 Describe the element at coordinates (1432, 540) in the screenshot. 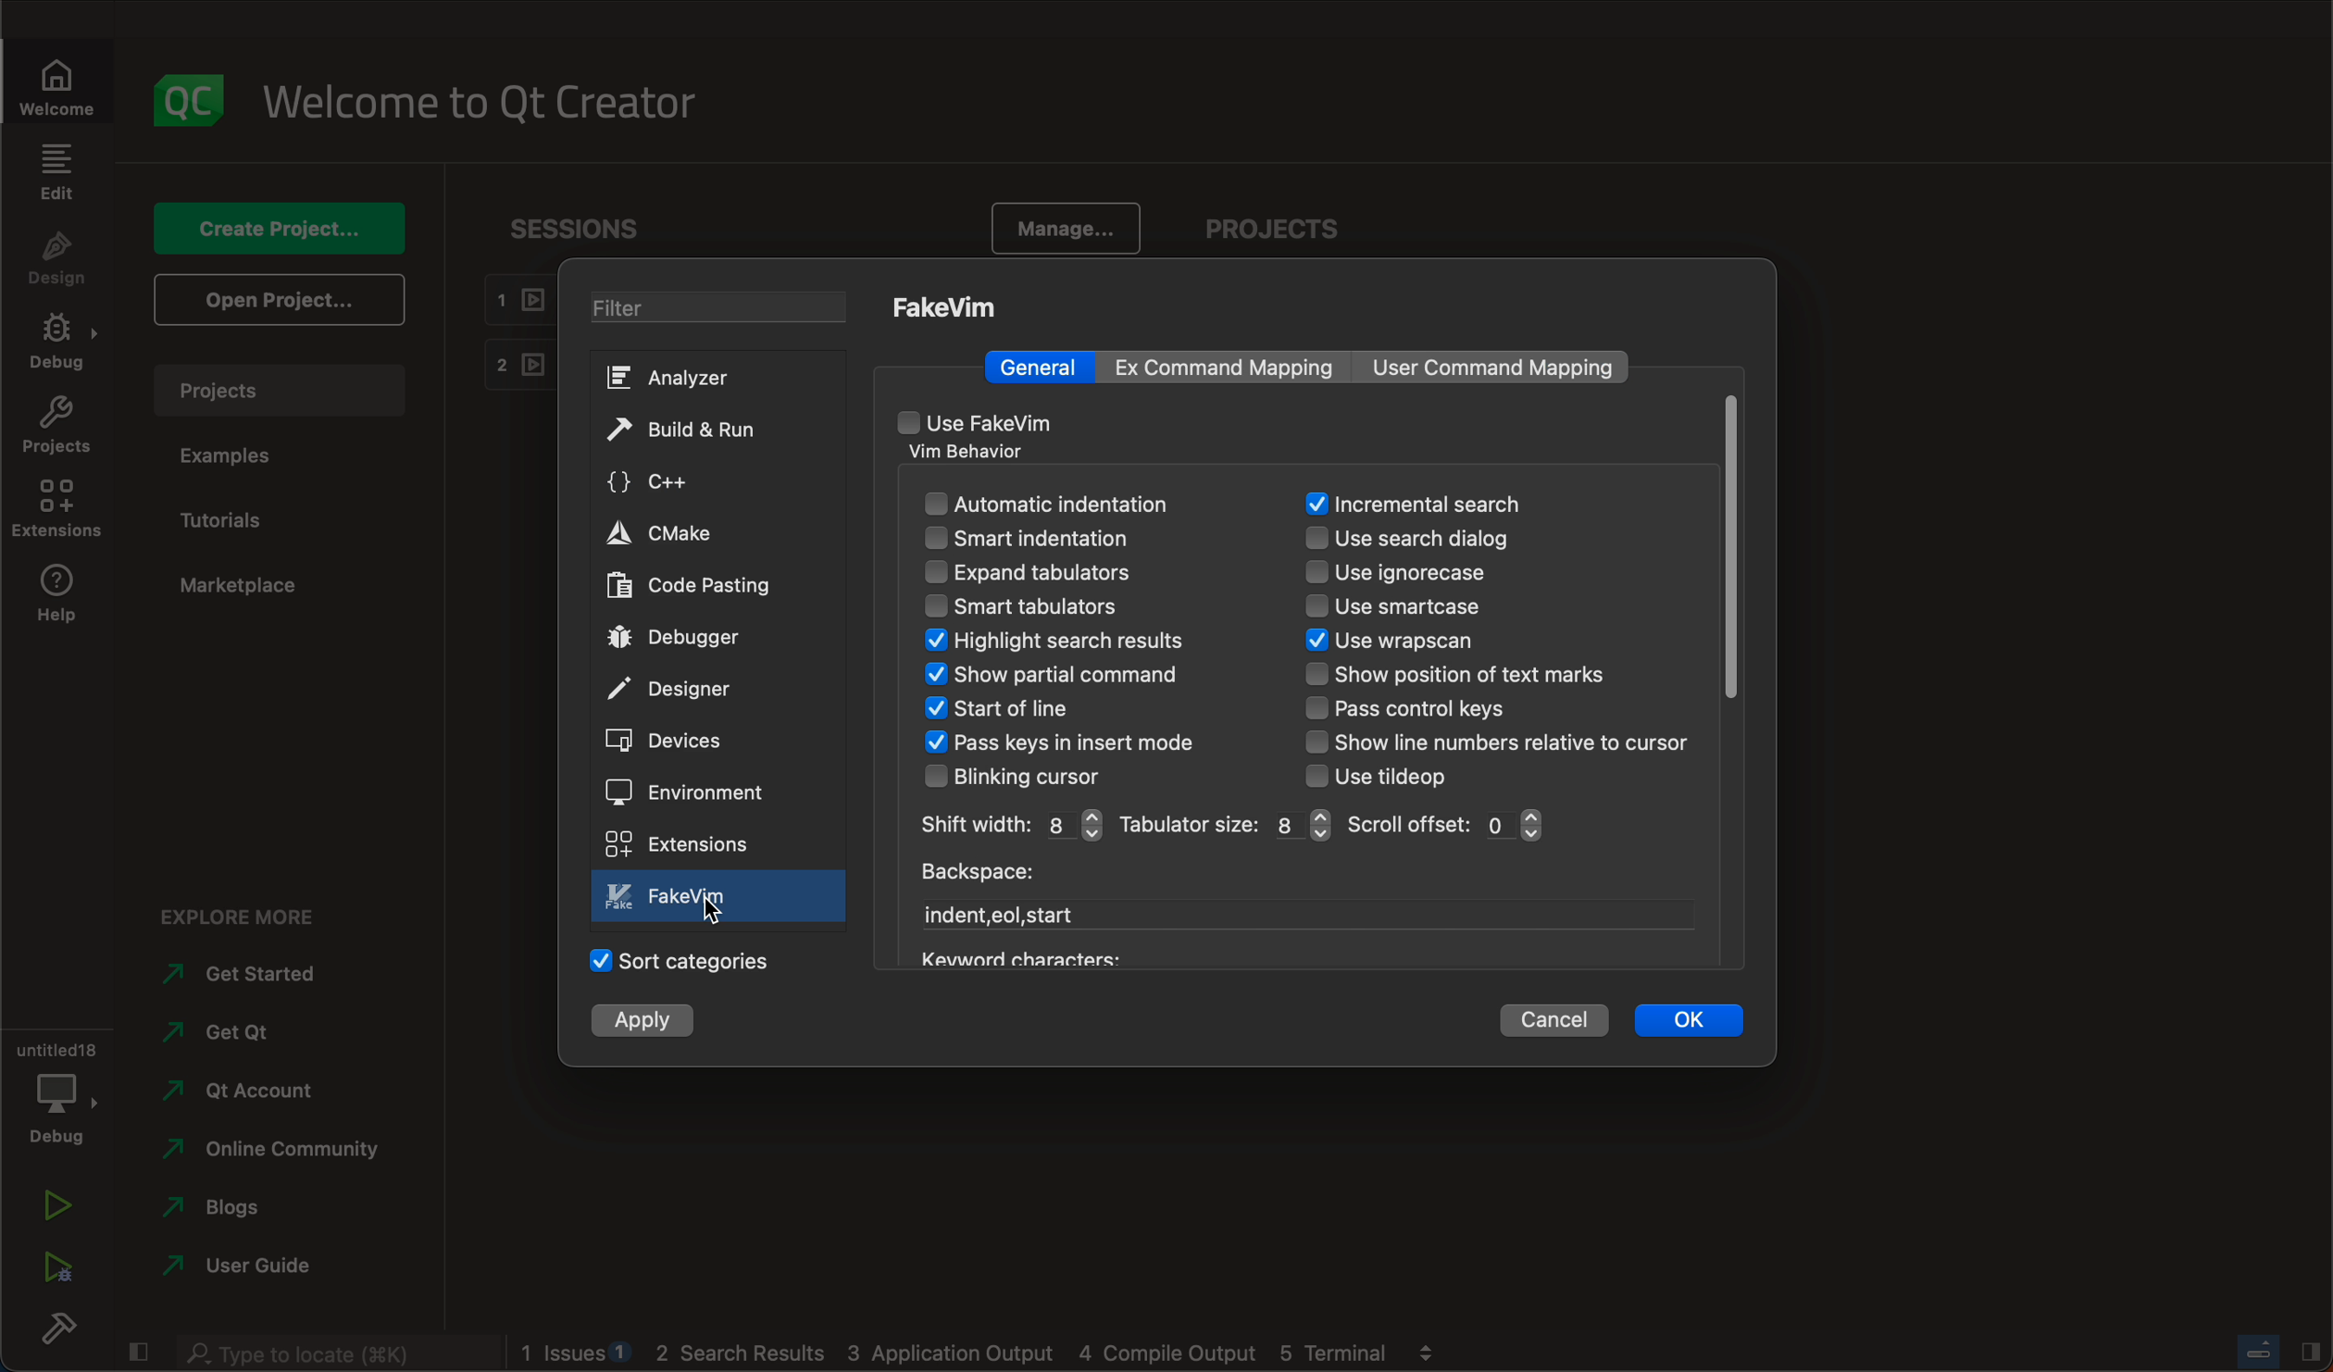

I see `search dialog` at that location.